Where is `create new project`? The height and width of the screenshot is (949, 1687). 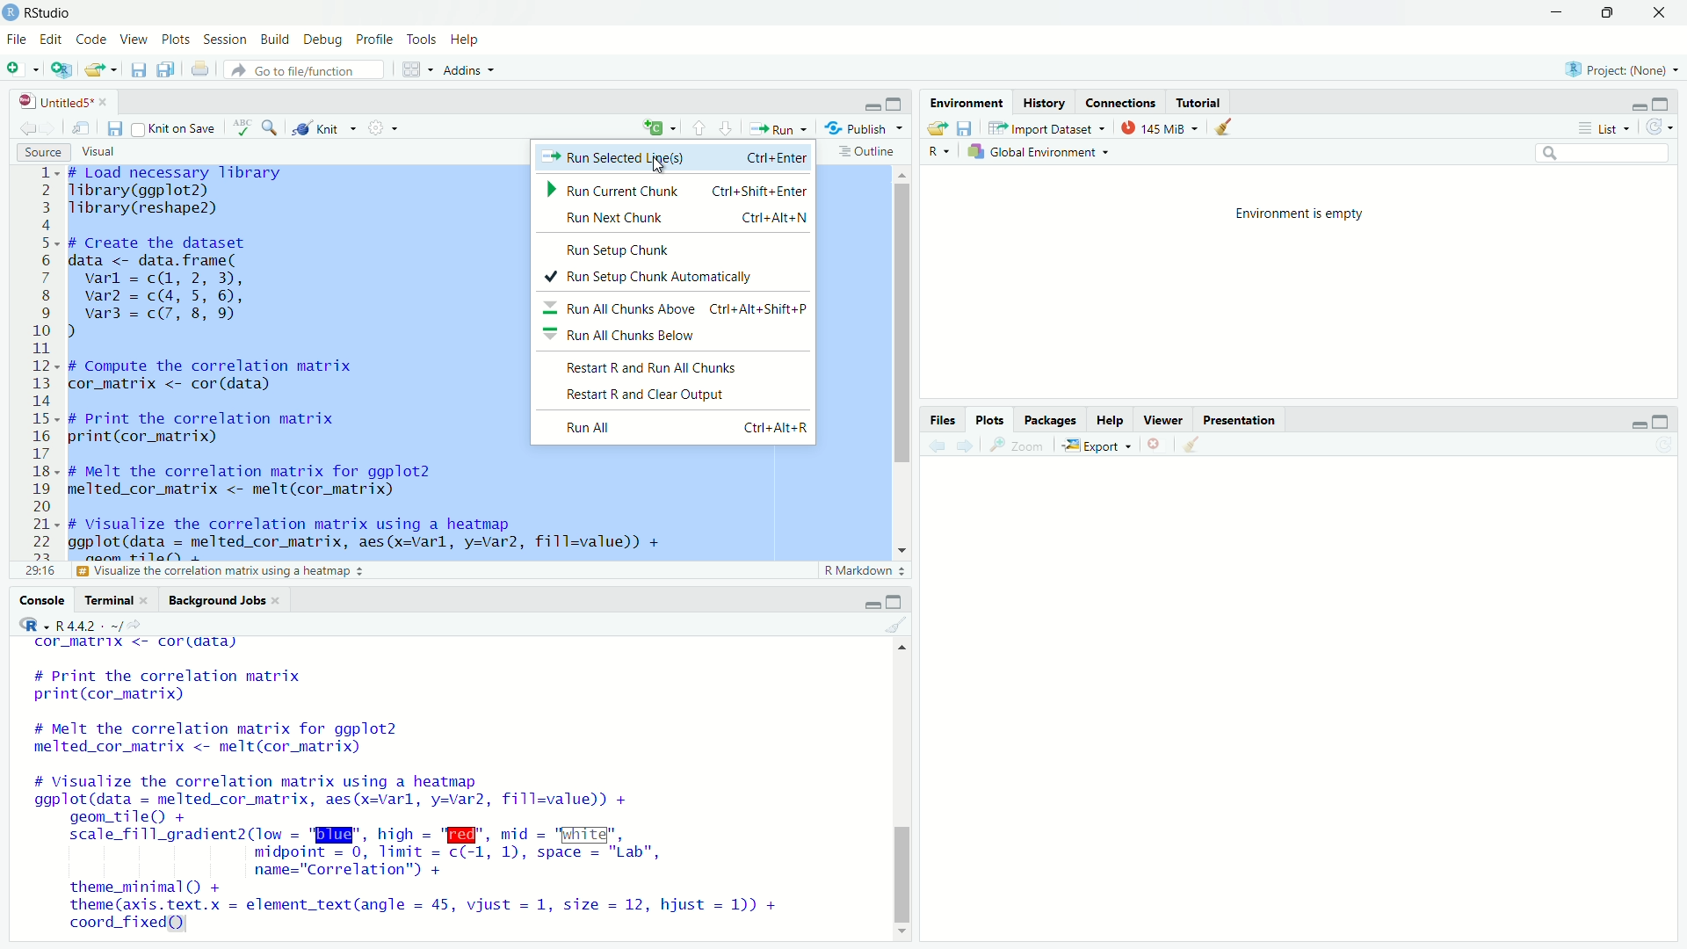
create new project is located at coordinates (59, 69).